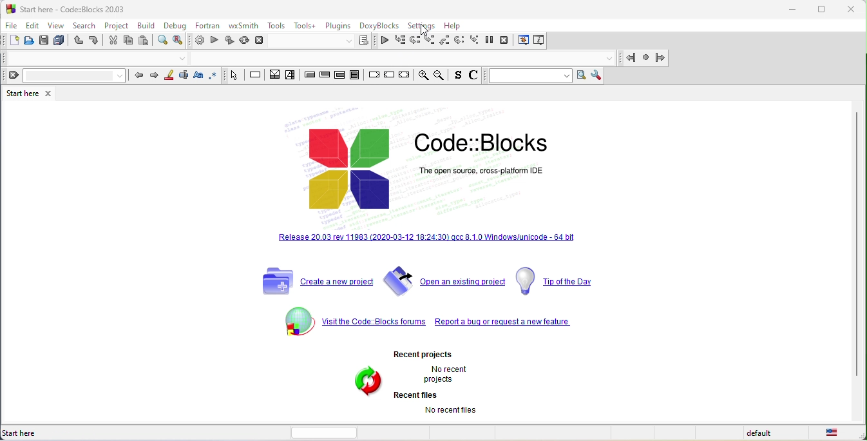 The image size is (867, 441). Describe the element at coordinates (381, 26) in the screenshot. I see `doxyblocks` at that location.